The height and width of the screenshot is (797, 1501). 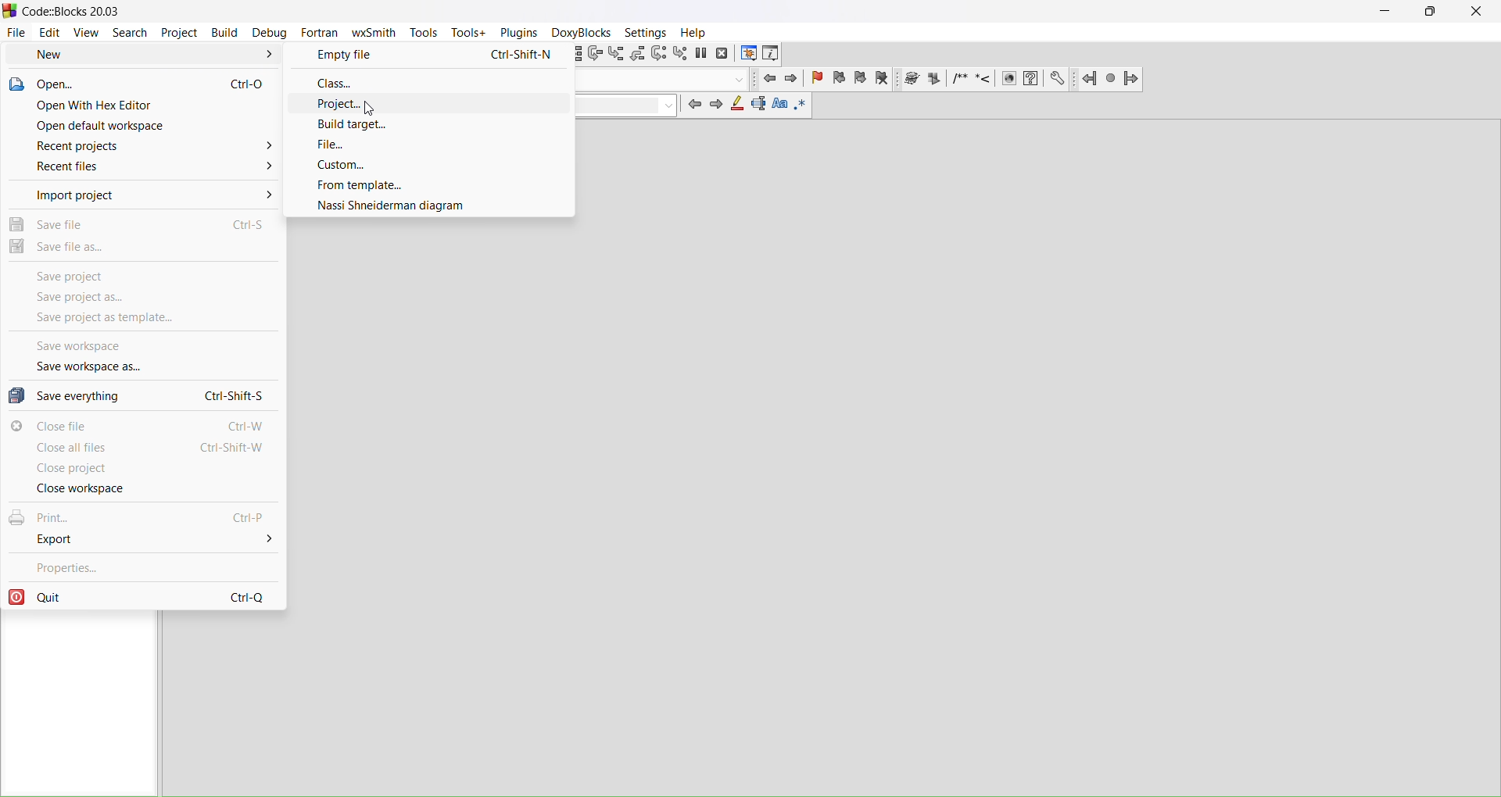 What do you see at coordinates (760, 107) in the screenshot?
I see `selected text` at bounding box center [760, 107].